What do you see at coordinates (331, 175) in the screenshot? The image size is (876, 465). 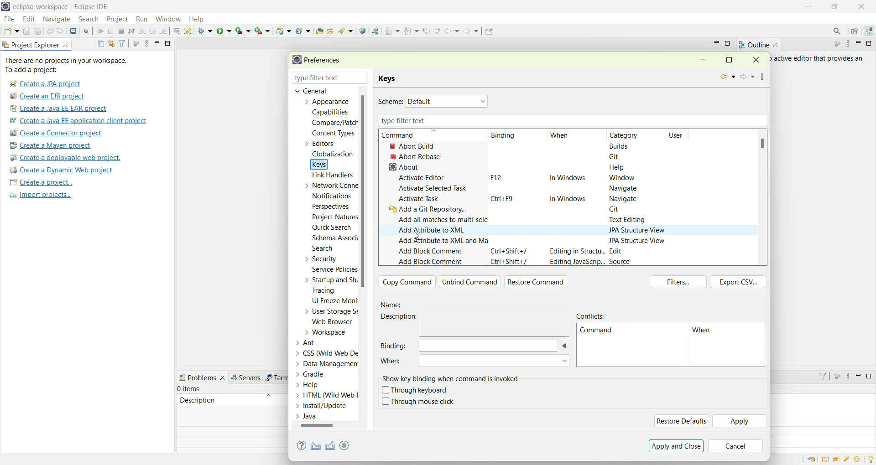 I see `link handlers` at bounding box center [331, 175].